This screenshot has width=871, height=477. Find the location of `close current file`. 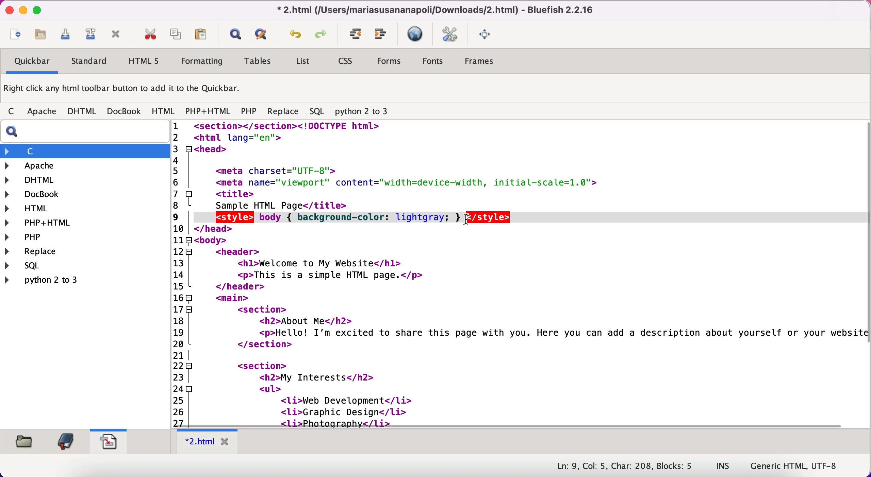

close current file is located at coordinates (116, 35).